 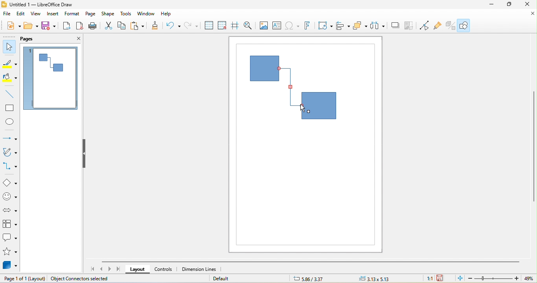 What do you see at coordinates (10, 78) in the screenshot?
I see `fill color` at bounding box center [10, 78].